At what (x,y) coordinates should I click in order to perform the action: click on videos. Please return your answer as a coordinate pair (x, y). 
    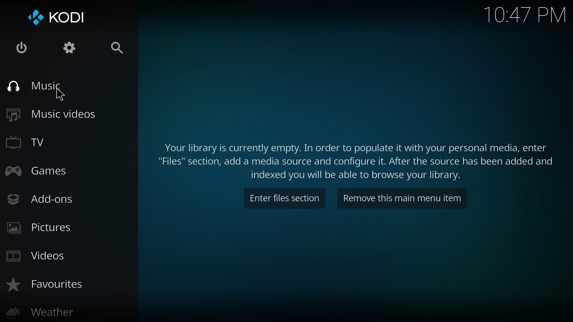
    Looking at the image, I should click on (52, 256).